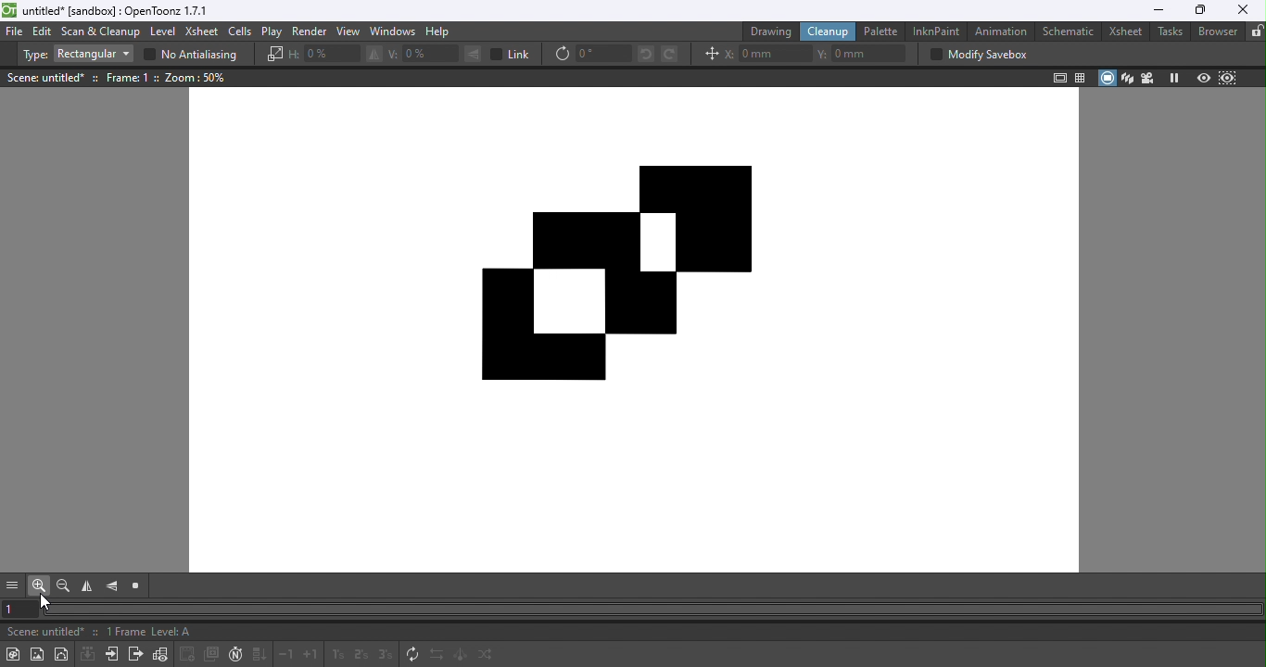 The image size is (1266, 667). Describe the element at coordinates (273, 56) in the screenshot. I see `Scale` at that location.